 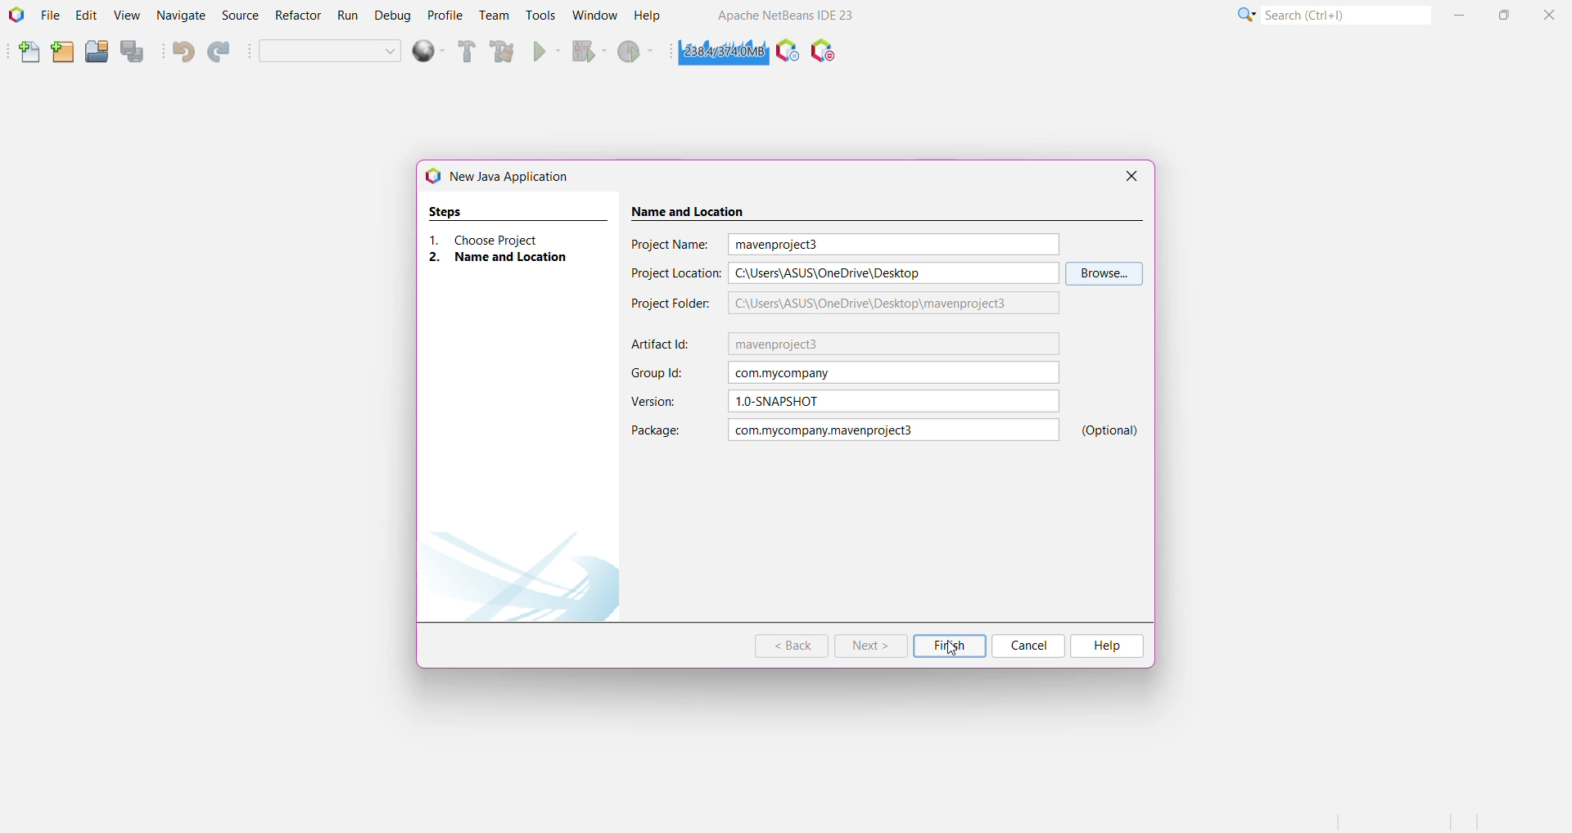 What do you see at coordinates (675, 273) in the screenshot?
I see `Project Location` at bounding box center [675, 273].